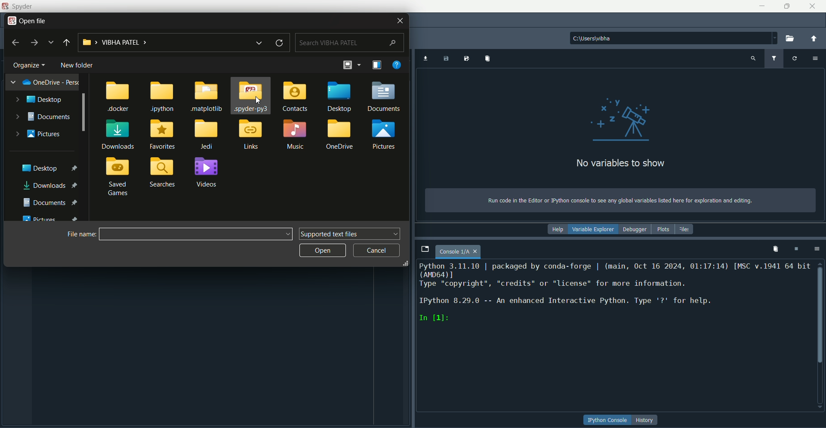 This screenshot has width=826, height=428. What do you see at coordinates (786, 6) in the screenshot?
I see `minimize/maximize` at bounding box center [786, 6].